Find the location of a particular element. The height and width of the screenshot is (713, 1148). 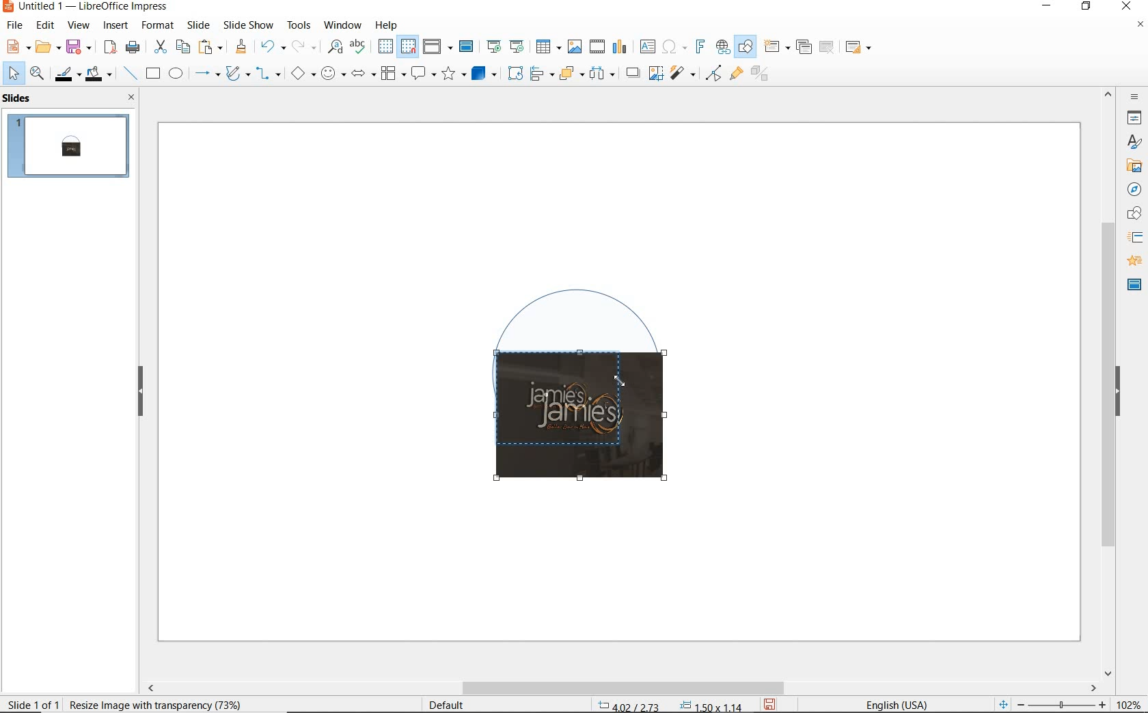

close is located at coordinates (128, 97).